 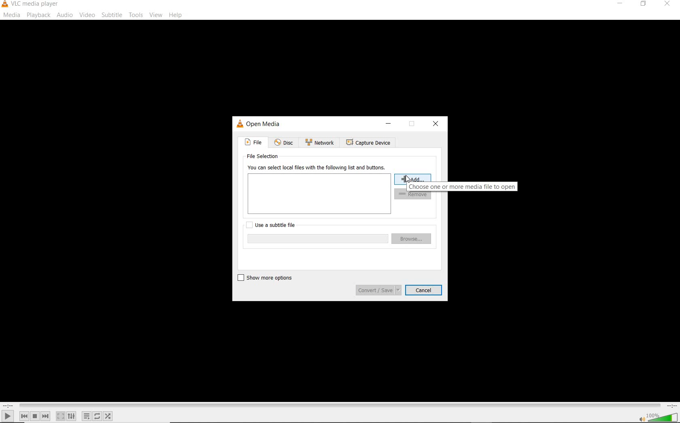 I want to click on close, so click(x=666, y=5).